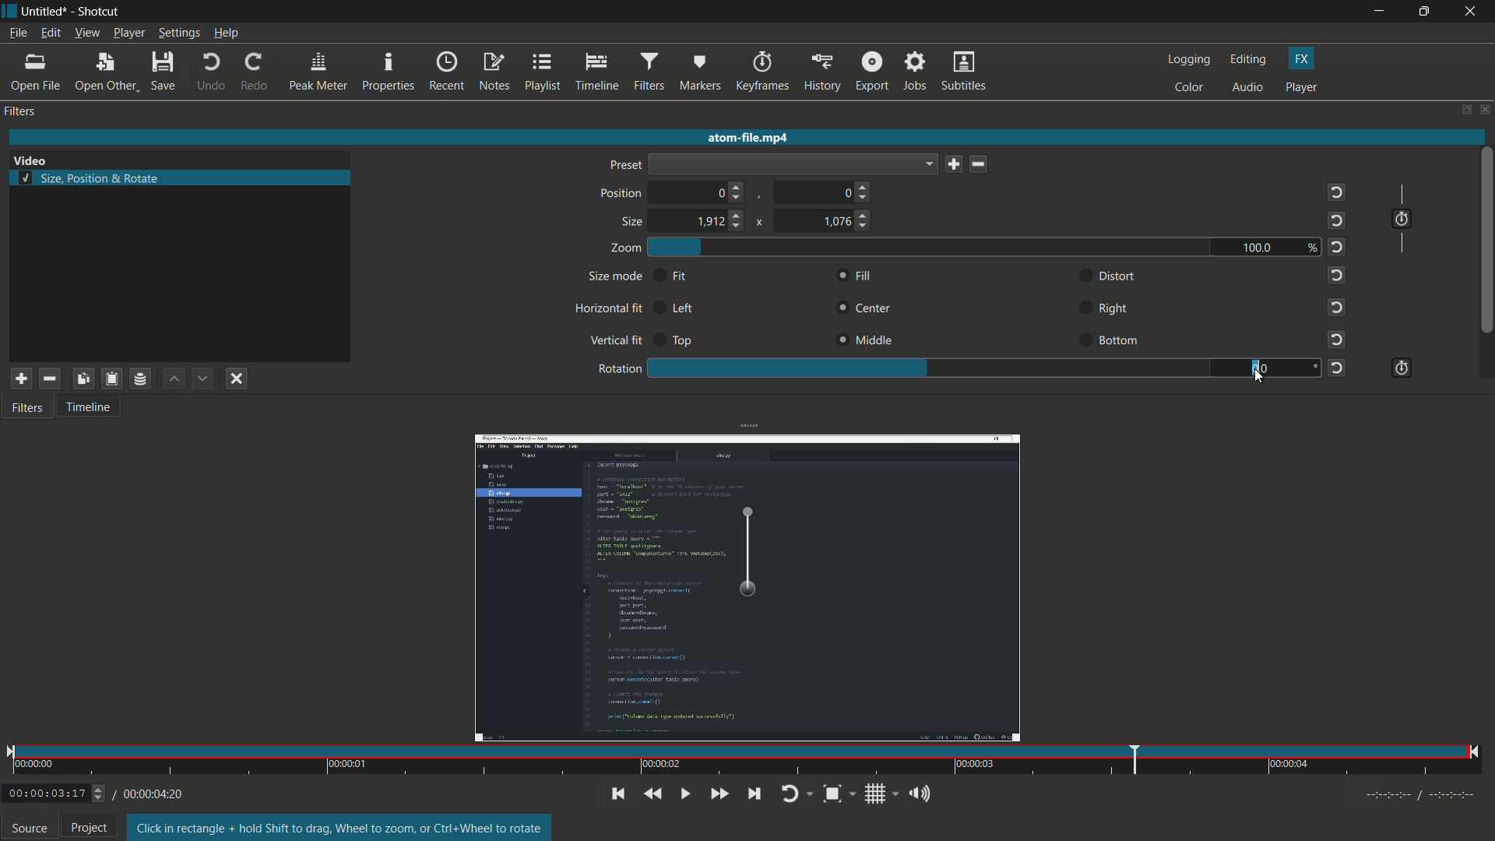 The image size is (1495, 841). What do you see at coordinates (1475, 12) in the screenshot?
I see `close app` at bounding box center [1475, 12].